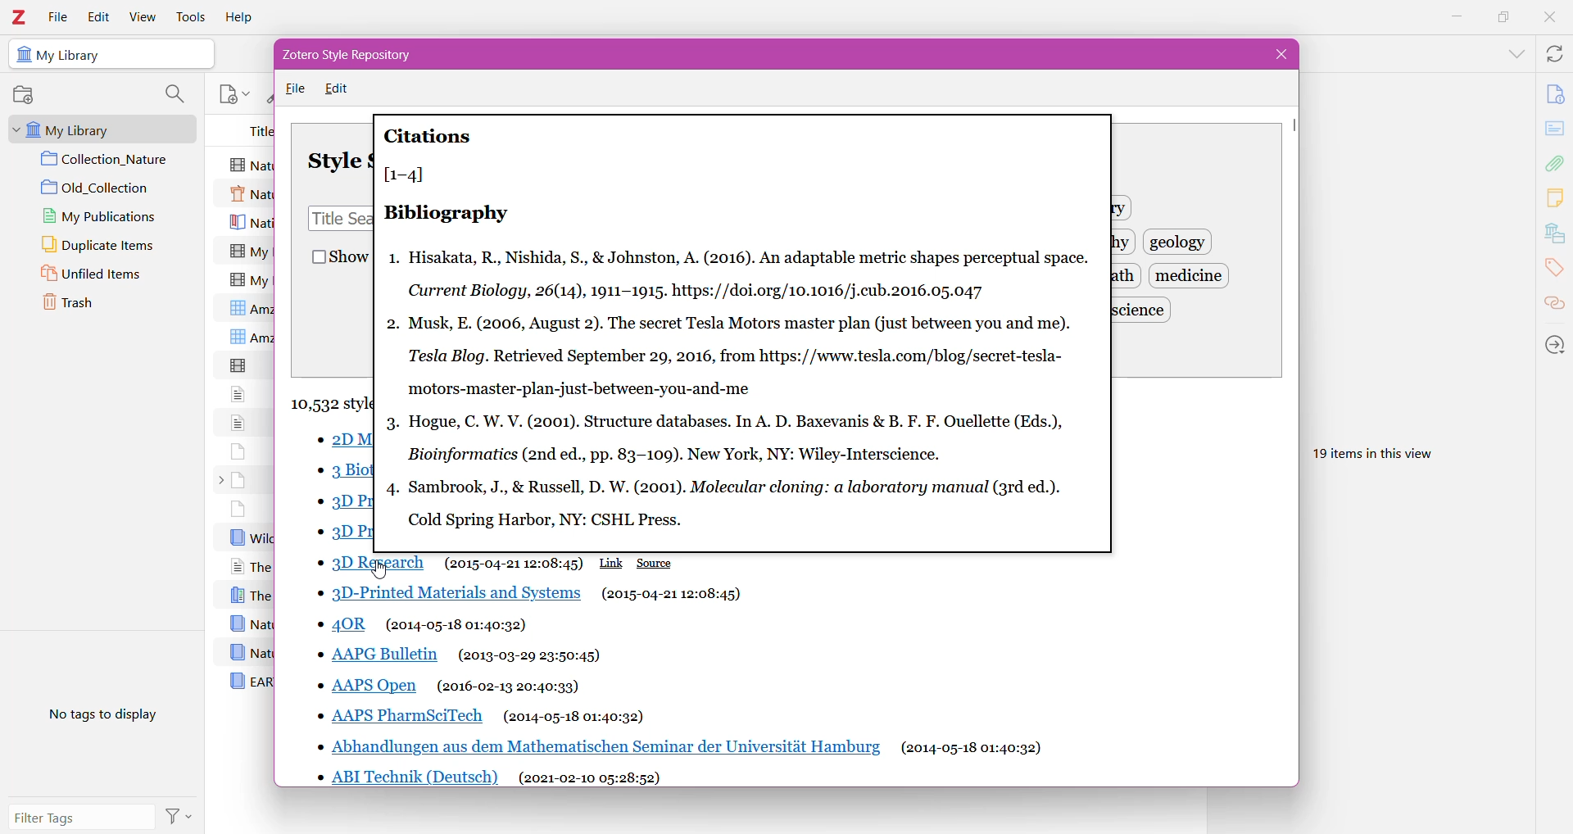  What do you see at coordinates (379, 656) in the screenshot?
I see `Style 8` at bounding box center [379, 656].